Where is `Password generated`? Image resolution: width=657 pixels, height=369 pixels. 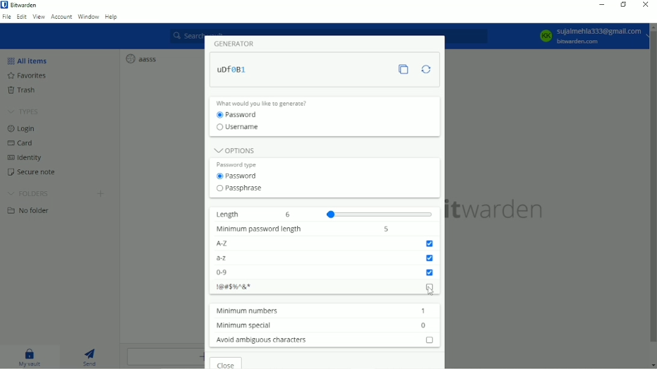 Password generated is located at coordinates (237, 68).